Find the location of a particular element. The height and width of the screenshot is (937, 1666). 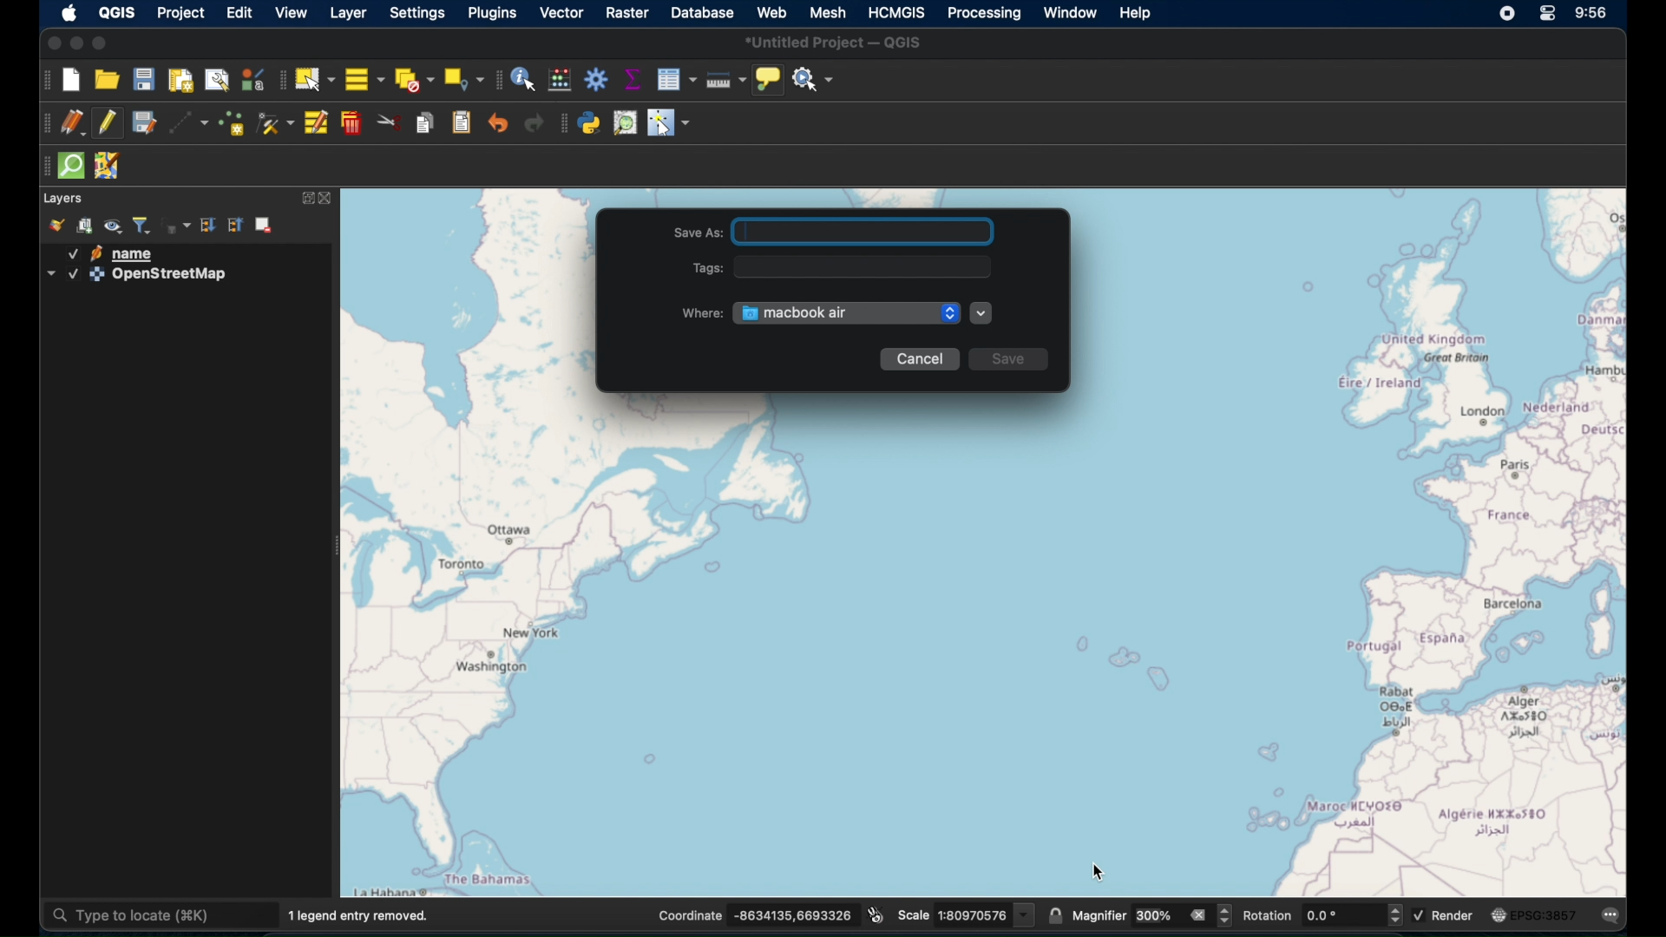

new project is located at coordinates (73, 82).